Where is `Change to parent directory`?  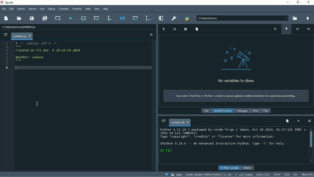 Change to parent directory is located at coordinates (307, 18).